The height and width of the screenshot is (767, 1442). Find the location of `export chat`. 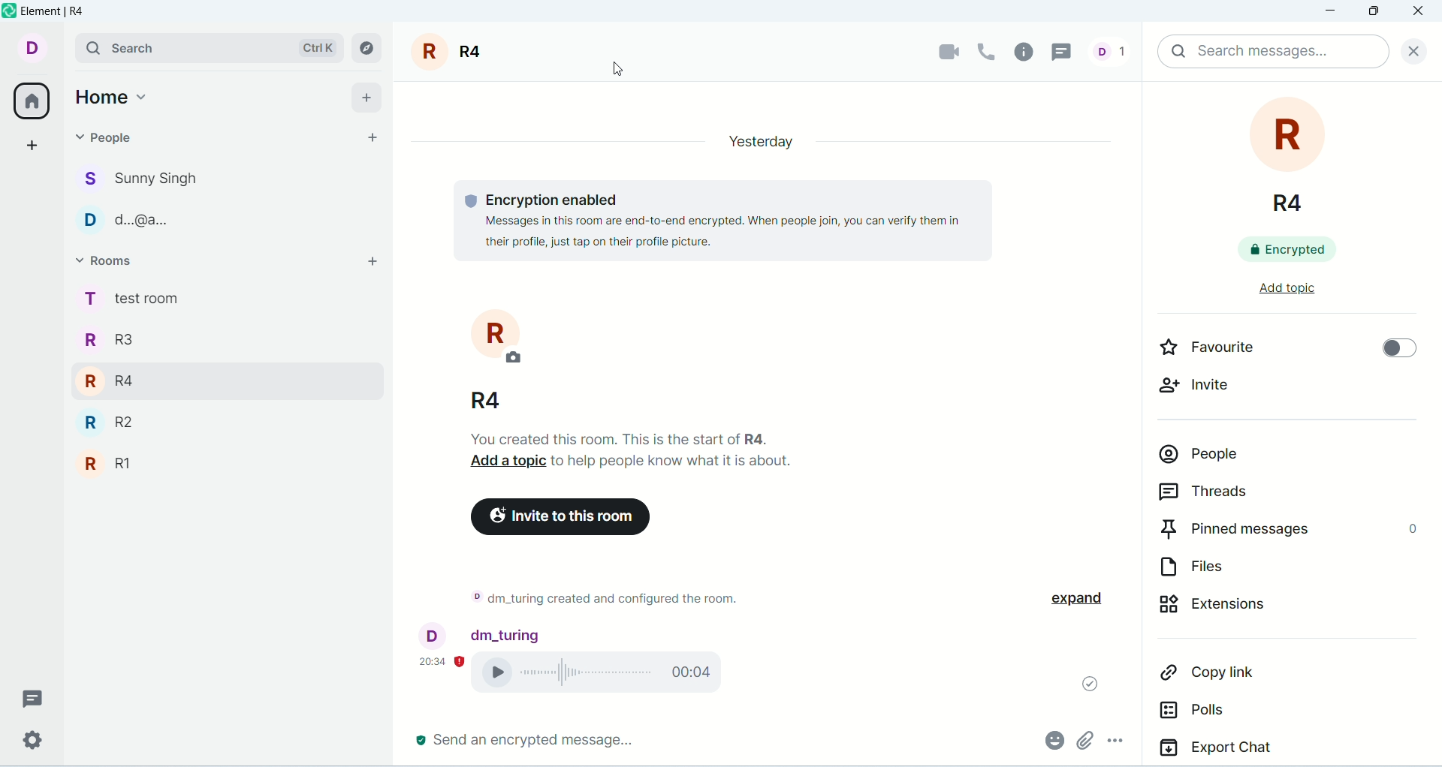

export chat is located at coordinates (1285, 750).